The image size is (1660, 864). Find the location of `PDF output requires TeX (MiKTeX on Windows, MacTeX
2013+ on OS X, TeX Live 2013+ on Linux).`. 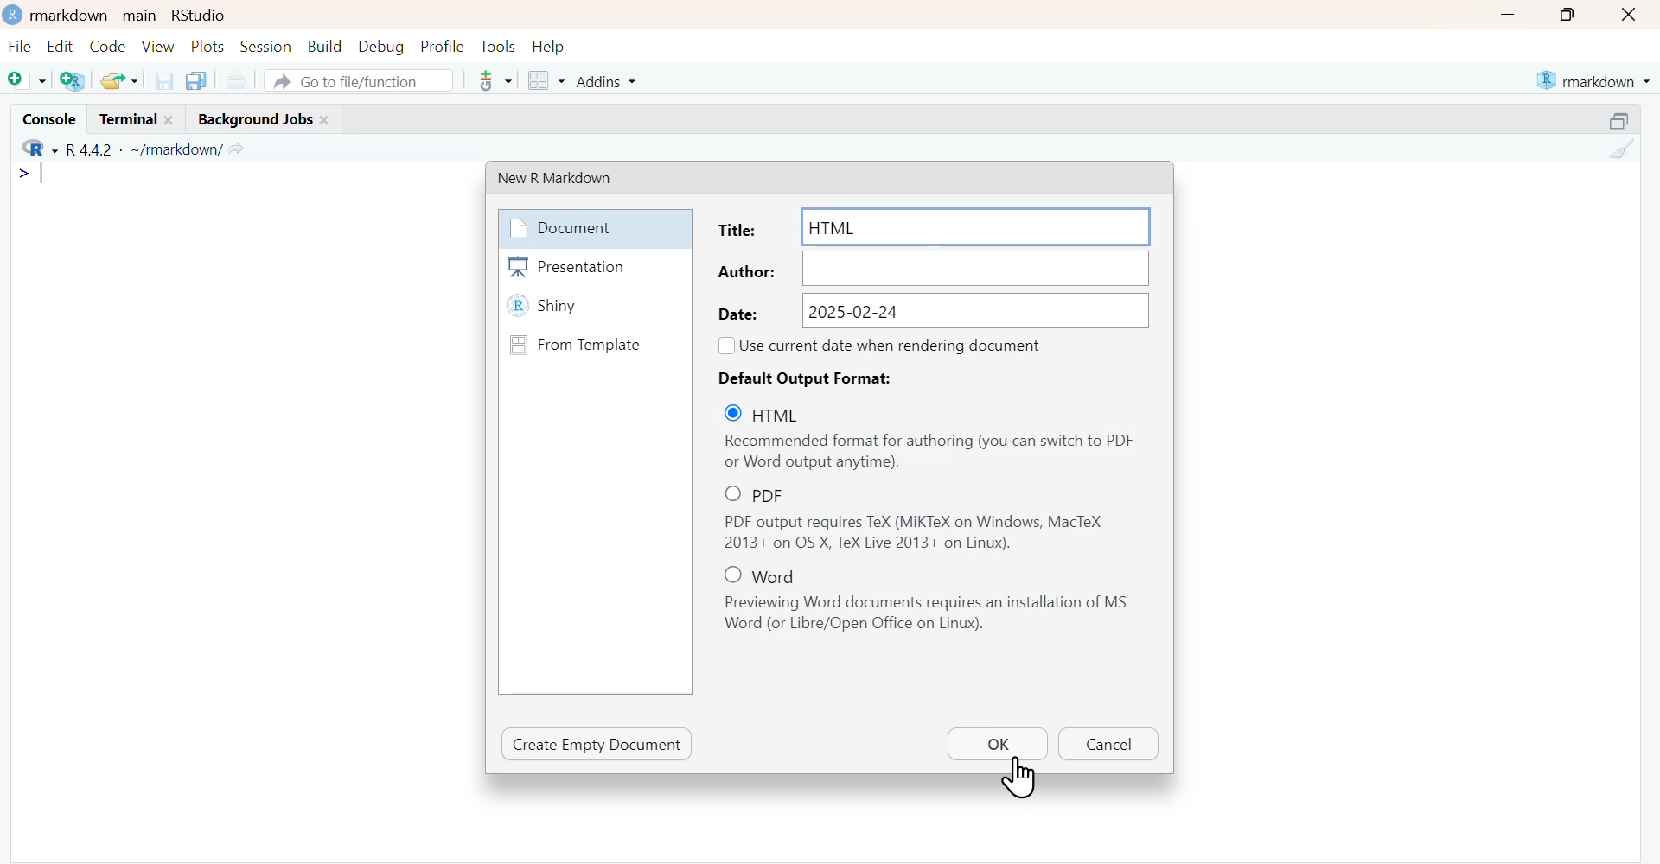

PDF output requires TeX (MiKTeX on Windows, MacTeX
2013+ on OS X, TeX Live 2013+ on Linux). is located at coordinates (931, 533).